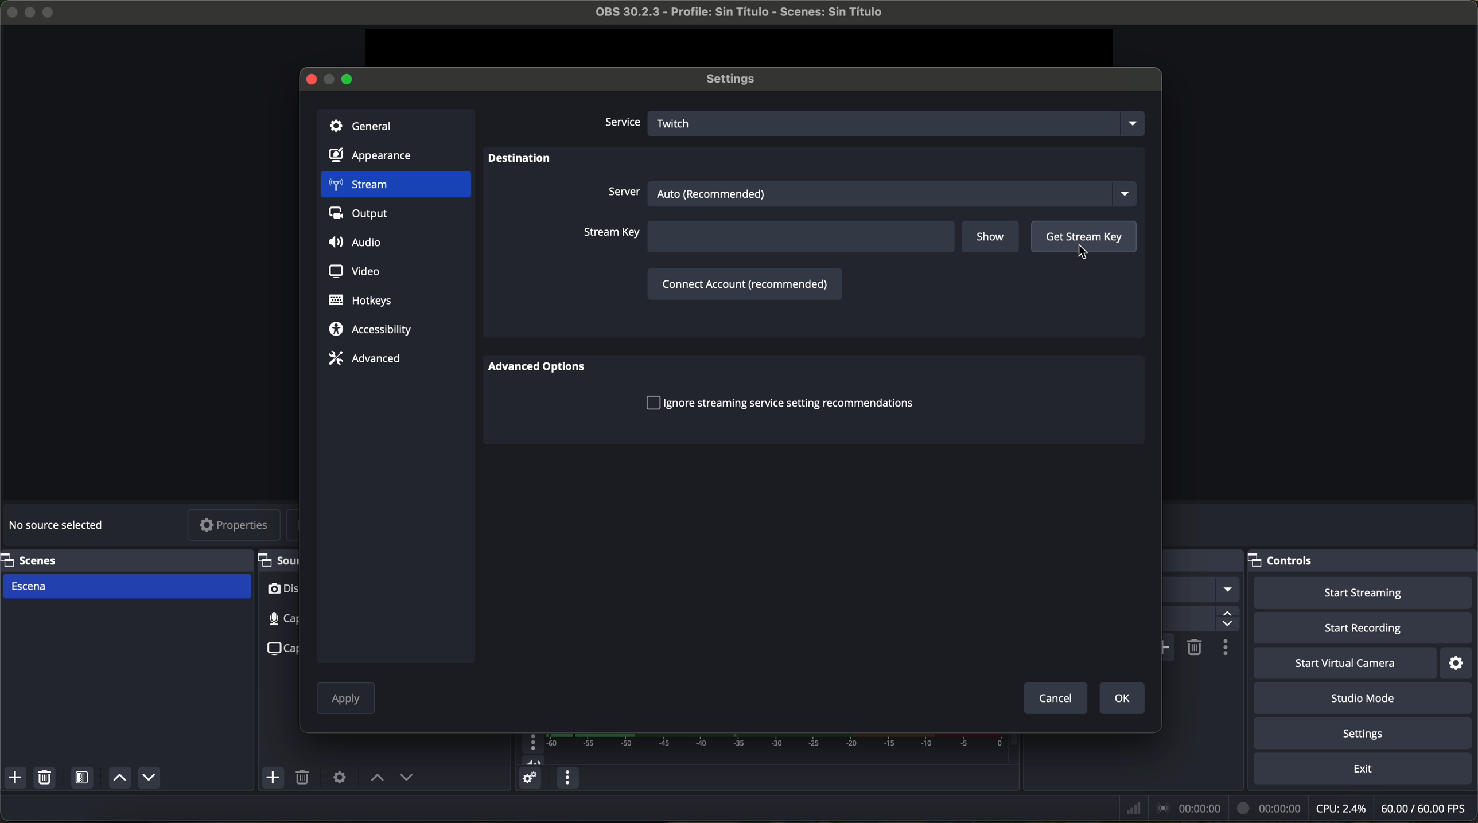 The image size is (1478, 823). Describe the element at coordinates (118, 779) in the screenshot. I see `move source up` at that location.